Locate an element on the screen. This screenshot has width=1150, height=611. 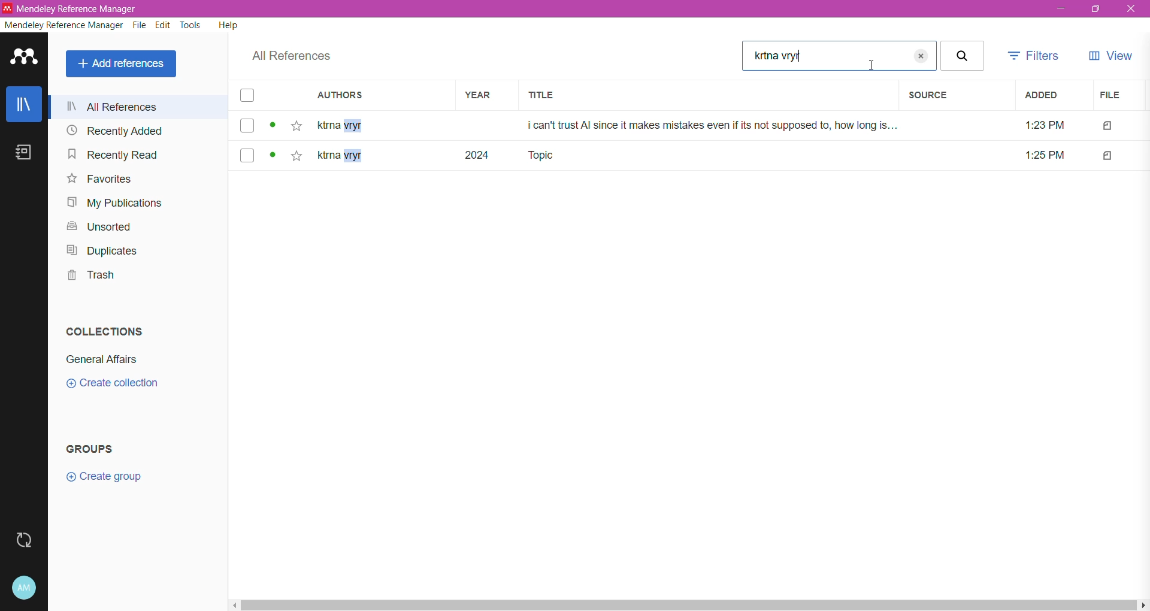
File is located at coordinates (1113, 96).